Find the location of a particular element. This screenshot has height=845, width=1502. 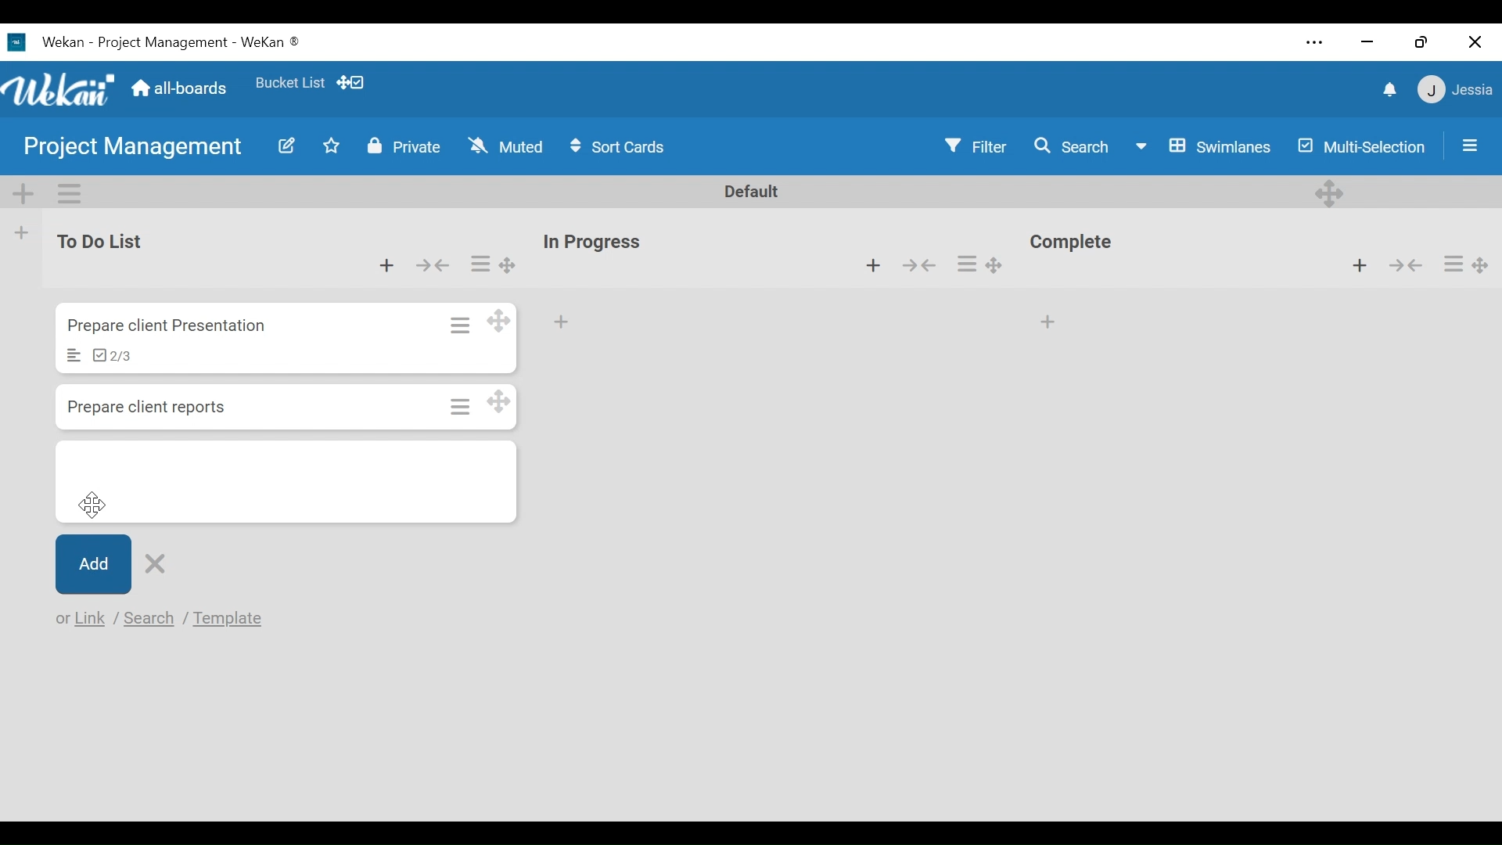

Toggle favorites is located at coordinates (332, 149).